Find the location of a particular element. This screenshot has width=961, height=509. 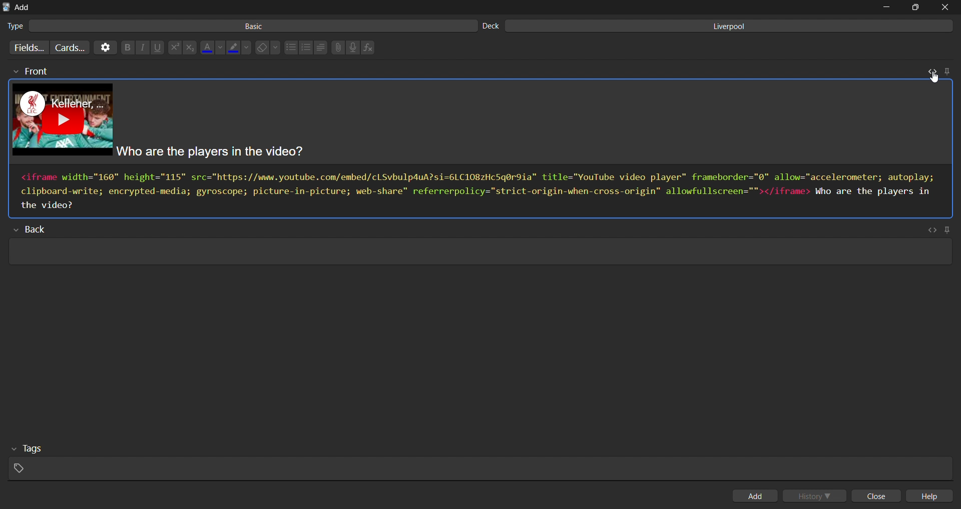

html editor is located at coordinates (481, 191).